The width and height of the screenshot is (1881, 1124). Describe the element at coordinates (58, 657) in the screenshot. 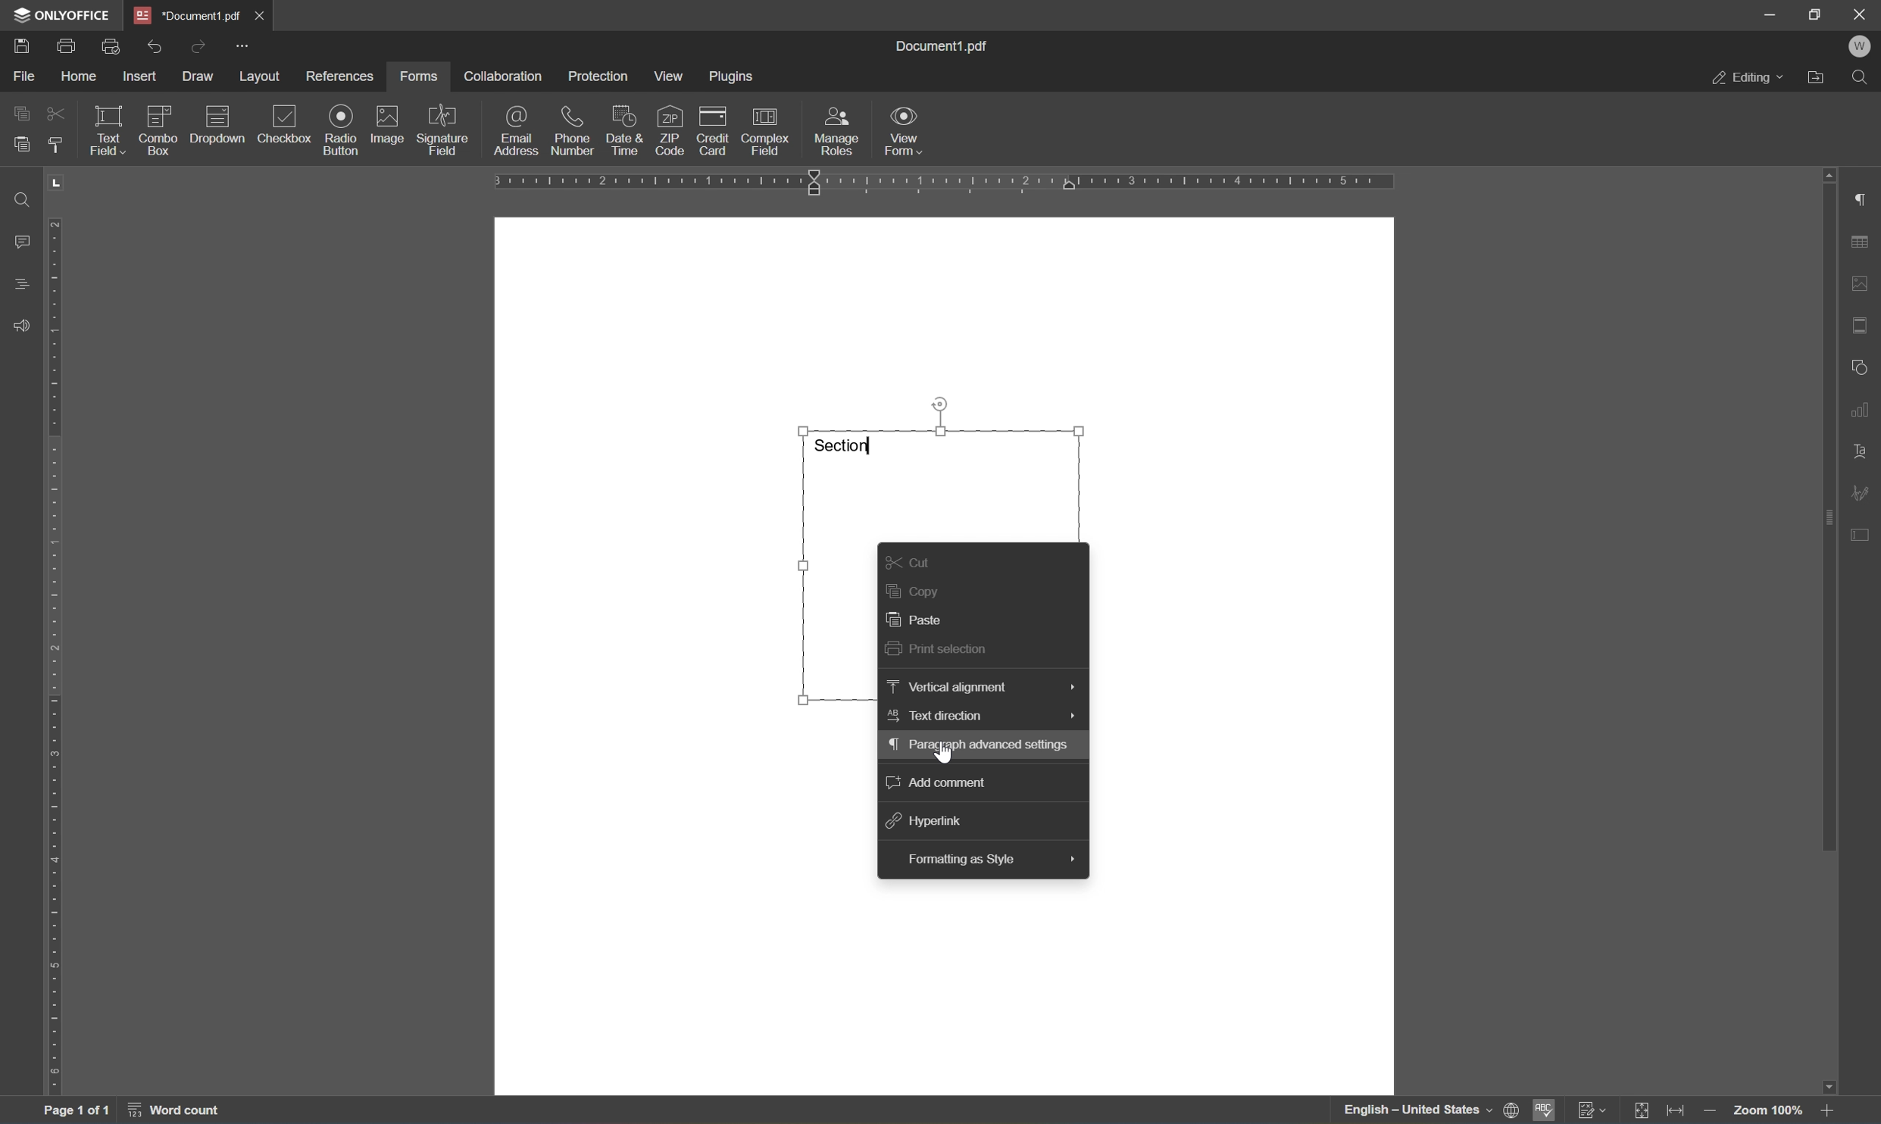

I see `ruler` at that location.